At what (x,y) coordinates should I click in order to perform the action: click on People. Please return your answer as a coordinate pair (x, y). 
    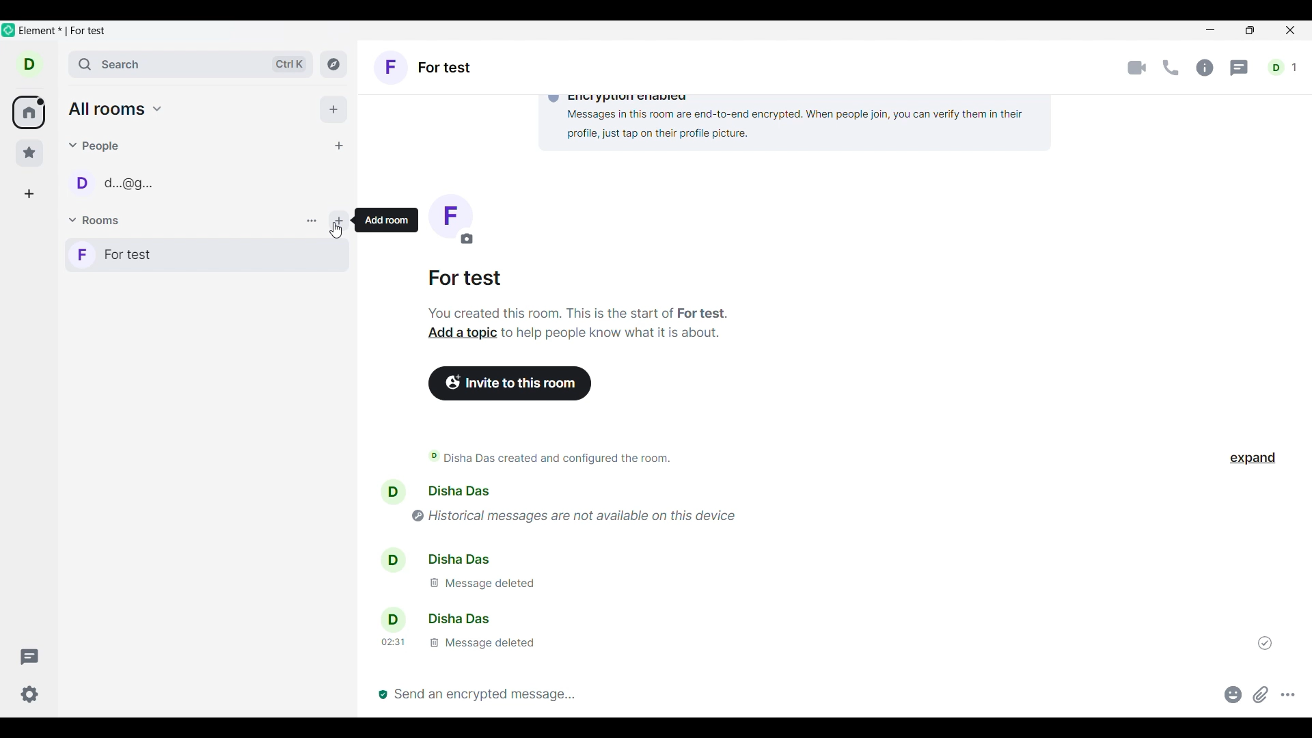
    Looking at the image, I should click on (95, 146).